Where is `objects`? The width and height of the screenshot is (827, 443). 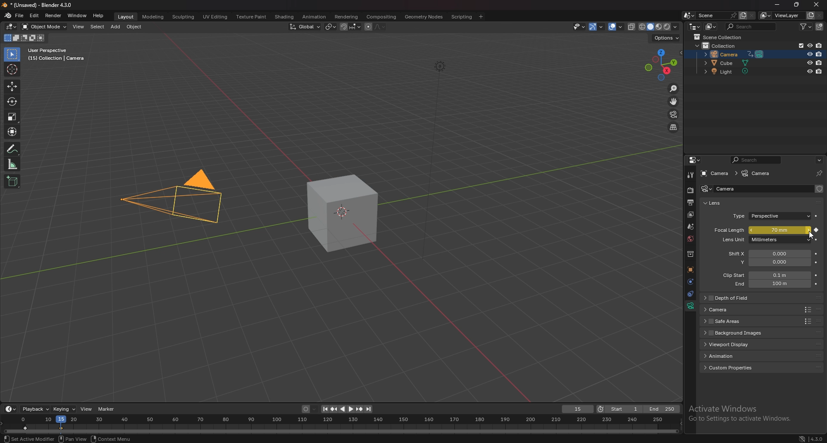
objects is located at coordinates (690, 270).